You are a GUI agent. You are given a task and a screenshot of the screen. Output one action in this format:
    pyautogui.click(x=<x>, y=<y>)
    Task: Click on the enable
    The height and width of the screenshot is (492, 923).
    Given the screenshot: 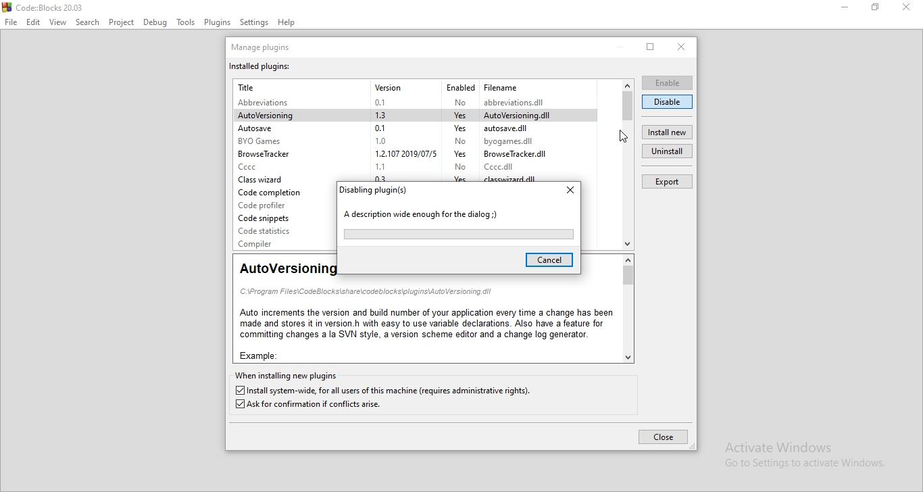 What is the action you would take?
    pyautogui.click(x=668, y=83)
    